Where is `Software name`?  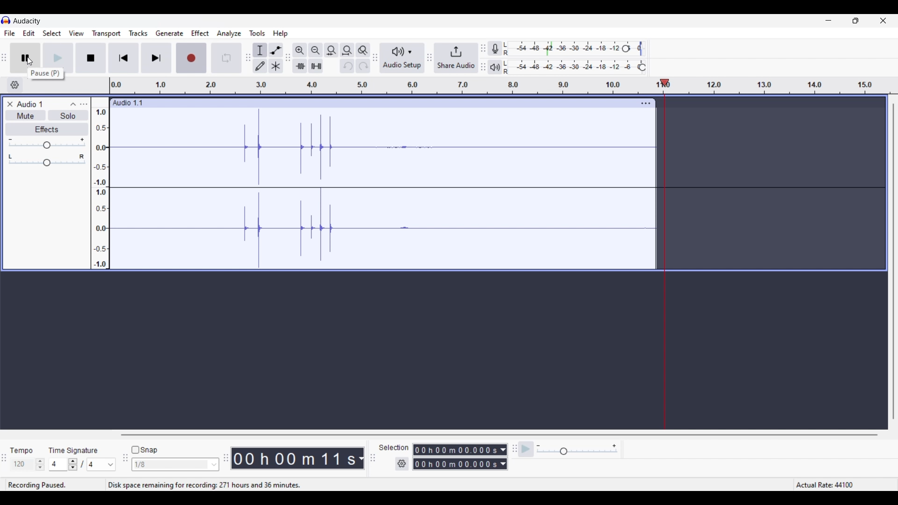
Software name is located at coordinates (28, 21).